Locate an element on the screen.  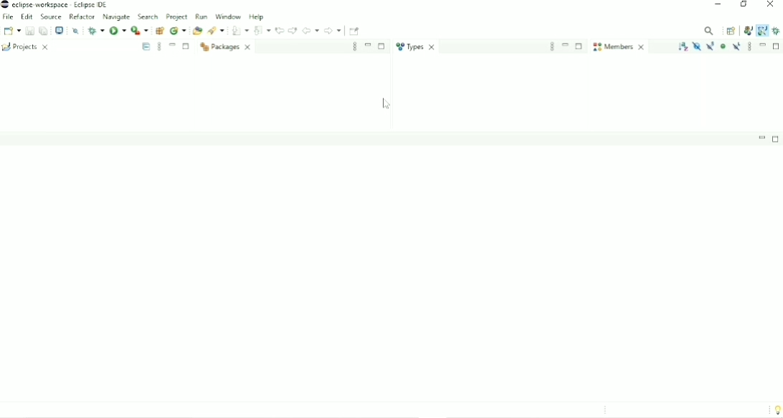
Save all is located at coordinates (43, 30).